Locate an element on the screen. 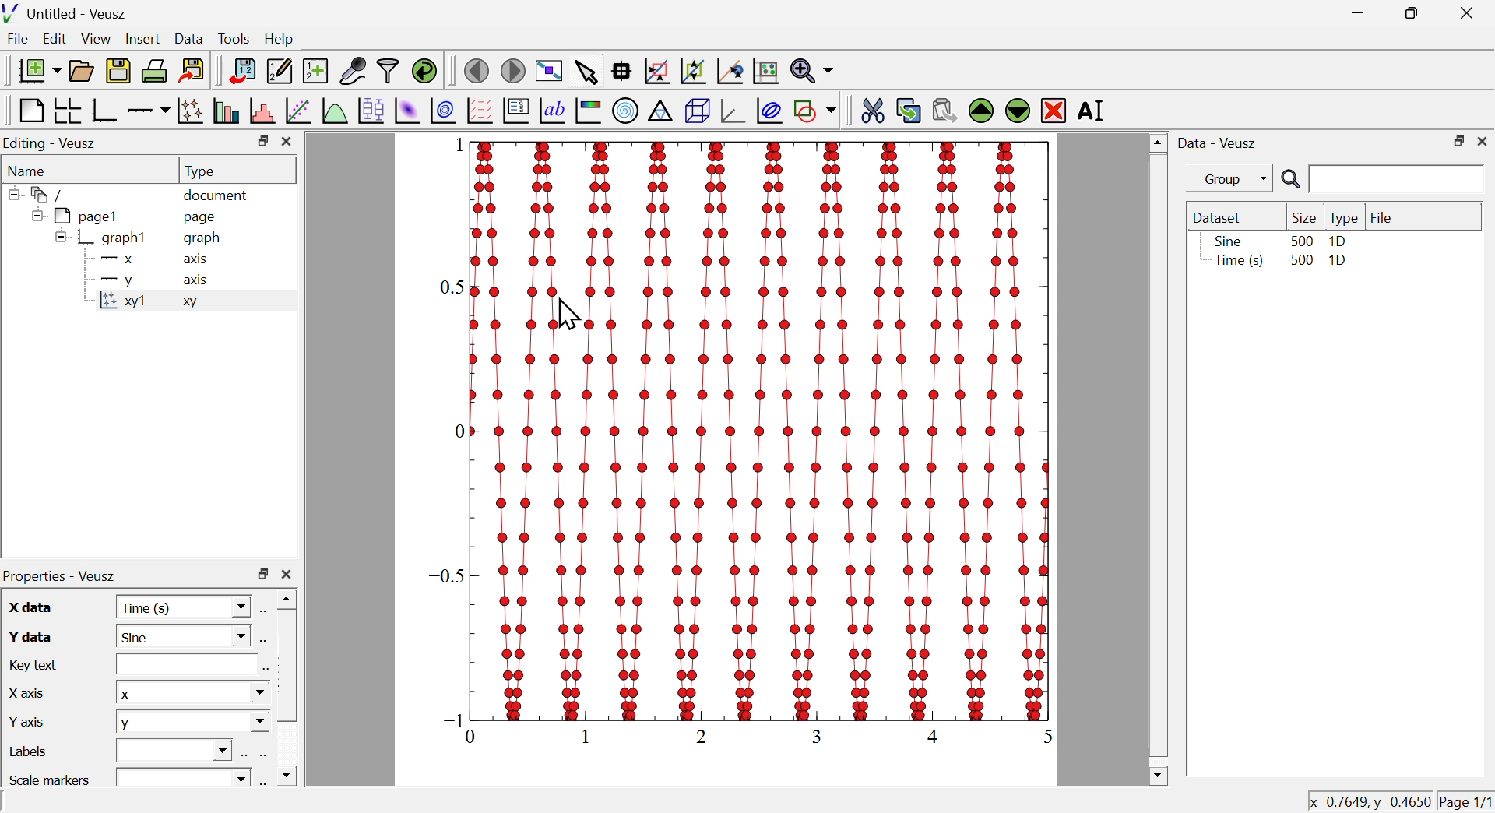 This screenshot has height=813, width=1495. 1D is located at coordinates (1339, 262).